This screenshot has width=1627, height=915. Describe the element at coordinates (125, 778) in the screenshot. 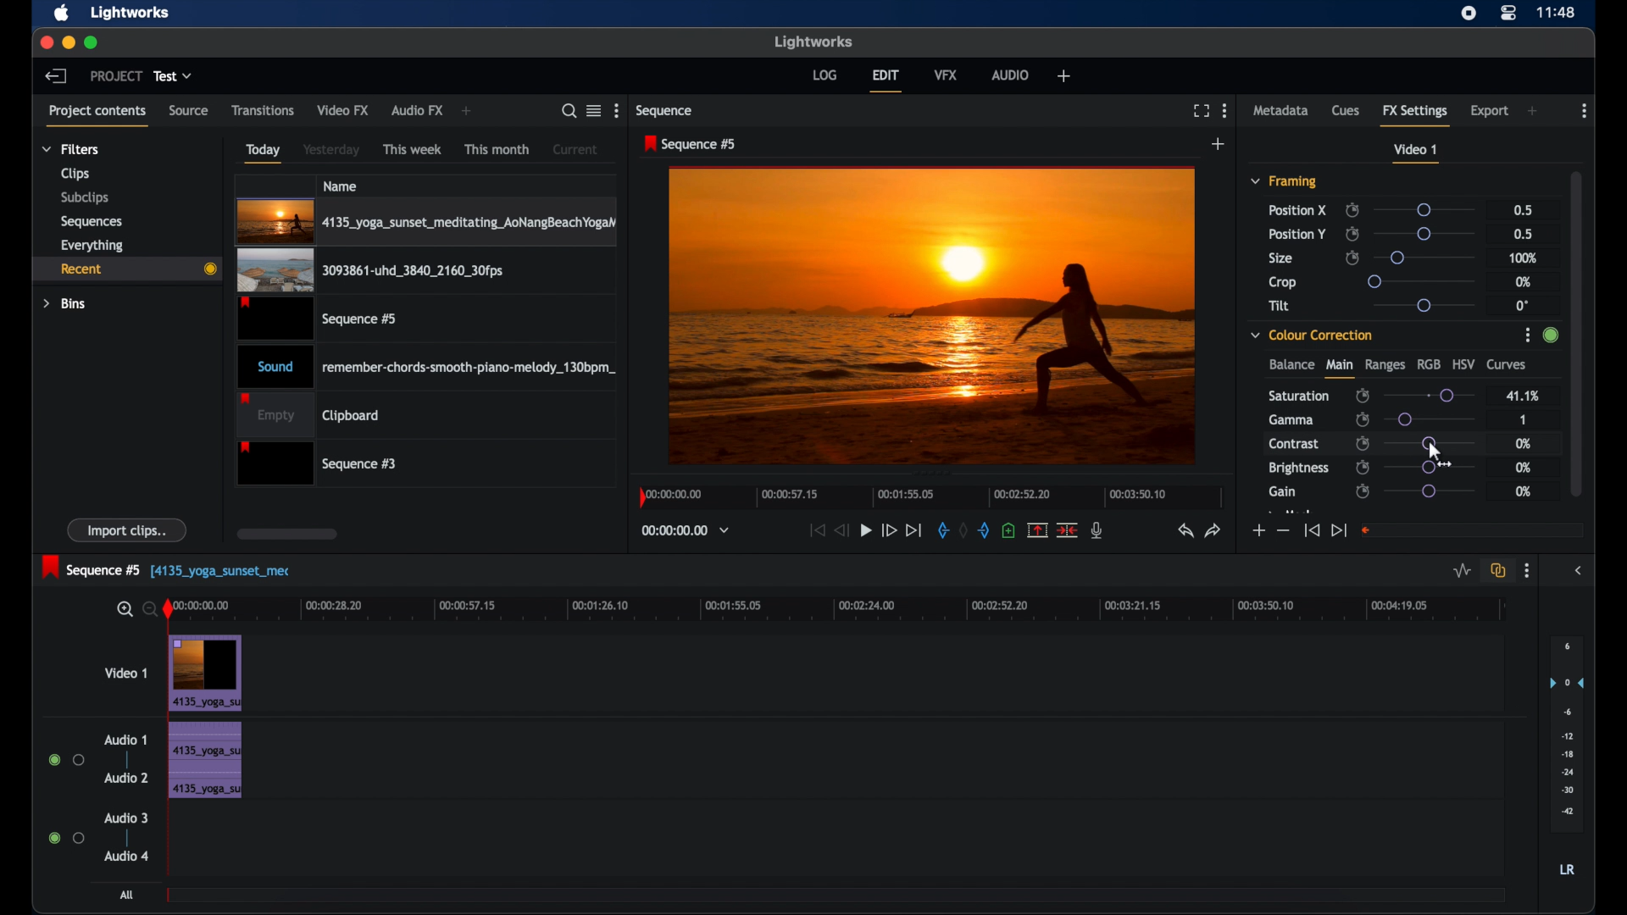

I see `audio 2` at that location.